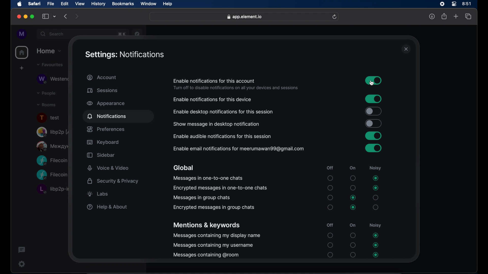 The width and height of the screenshot is (488, 274). What do you see at coordinates (216, 124) in the screenshot?
I see `show message in desktop notification` at bounding box center [216, 124].